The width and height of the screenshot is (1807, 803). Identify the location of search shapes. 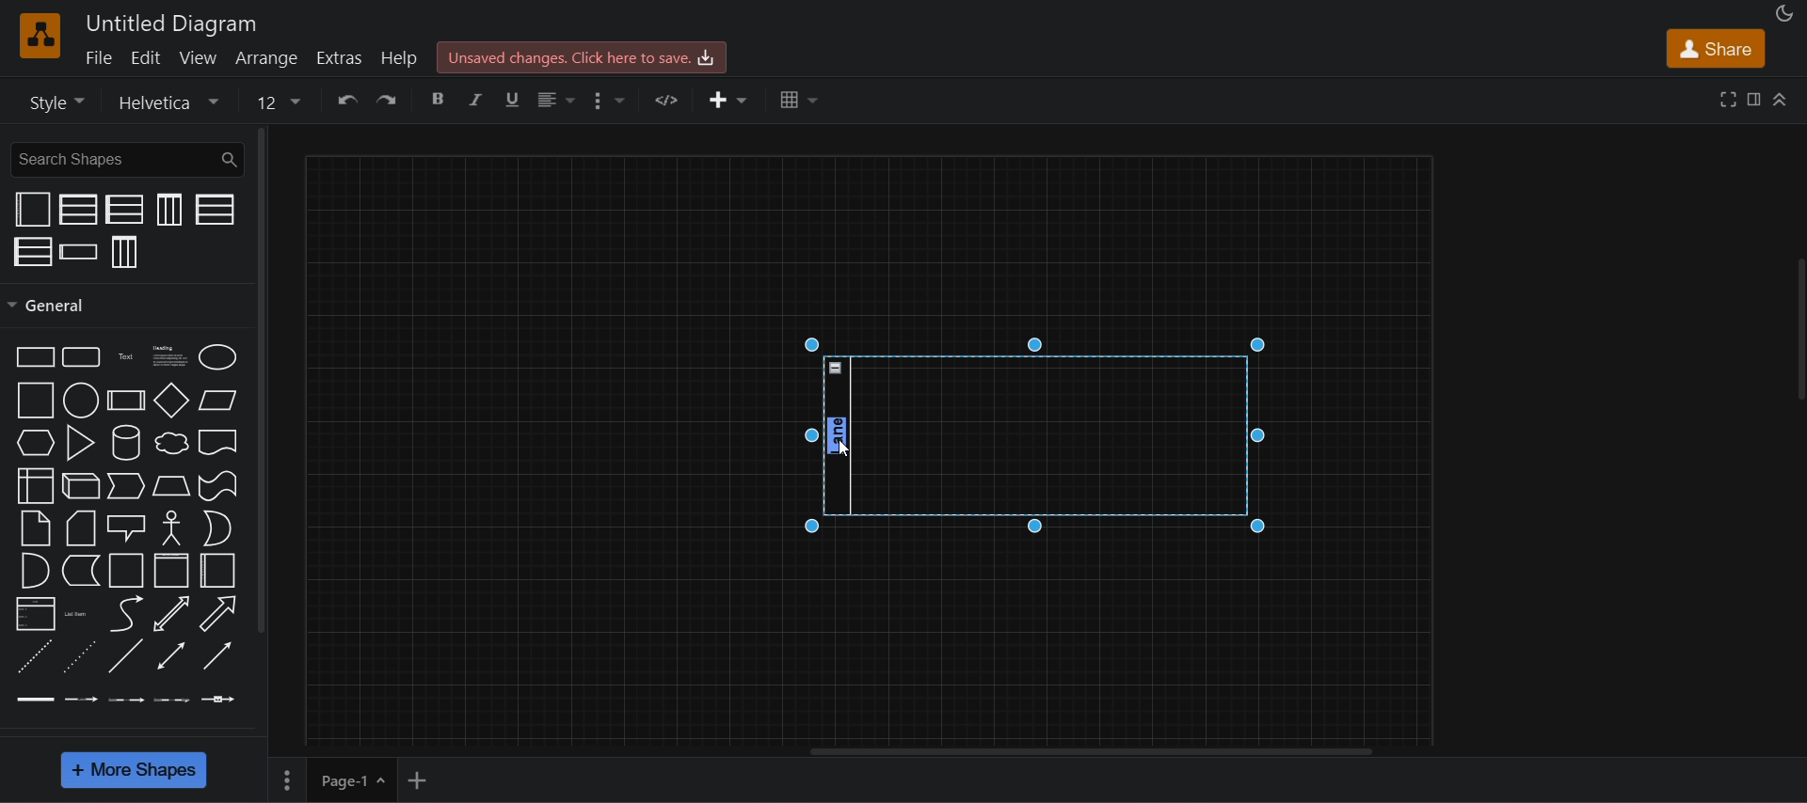
(126, 158).